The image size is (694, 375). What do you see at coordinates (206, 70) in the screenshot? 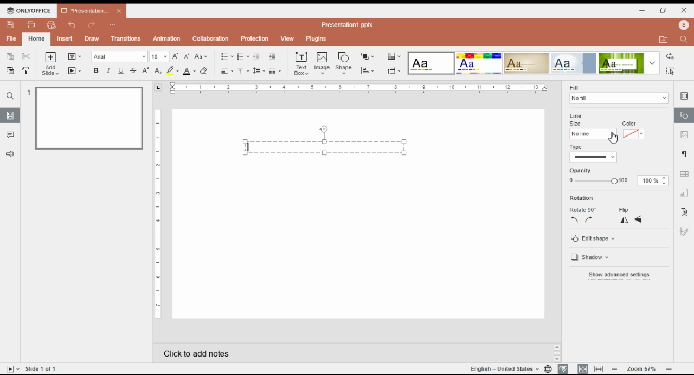
I see `clear` at bounding box center [206, 70].